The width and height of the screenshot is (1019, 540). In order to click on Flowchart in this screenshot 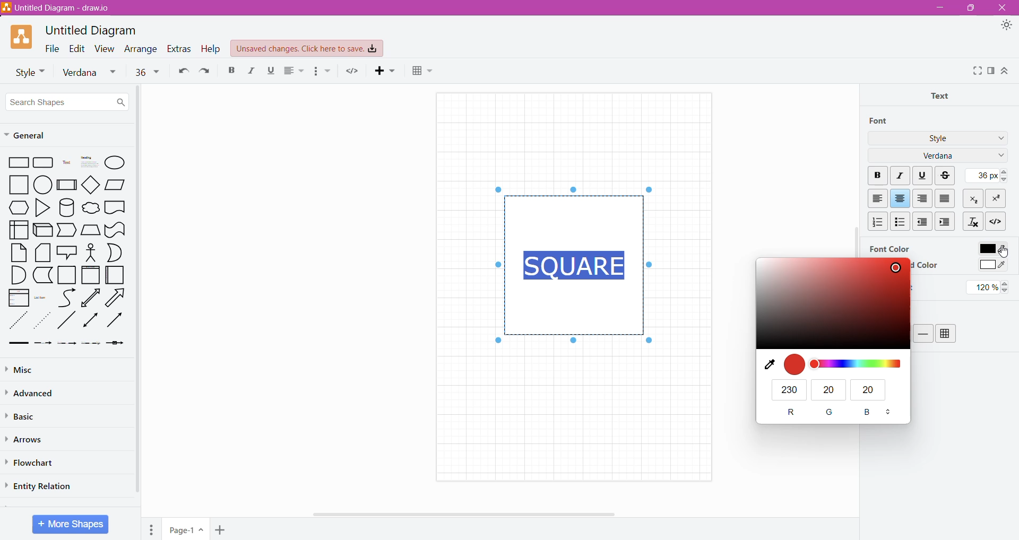, I will do `click(32, 463)`.